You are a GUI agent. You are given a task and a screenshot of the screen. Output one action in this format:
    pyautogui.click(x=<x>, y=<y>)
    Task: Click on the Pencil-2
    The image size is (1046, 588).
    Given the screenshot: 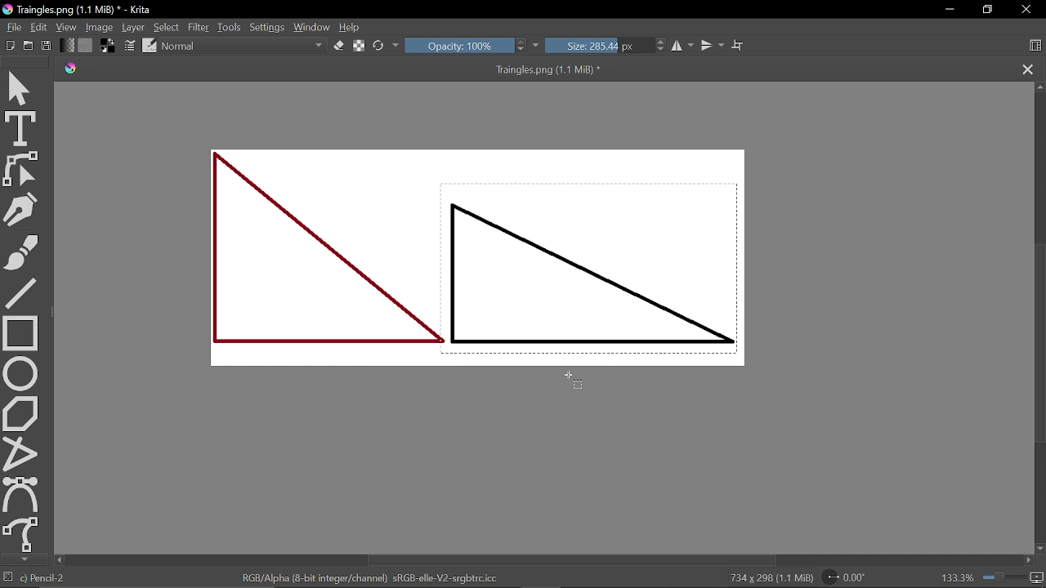 What is the action you would take?
    pyautogui.click(x=47, y=578)
    